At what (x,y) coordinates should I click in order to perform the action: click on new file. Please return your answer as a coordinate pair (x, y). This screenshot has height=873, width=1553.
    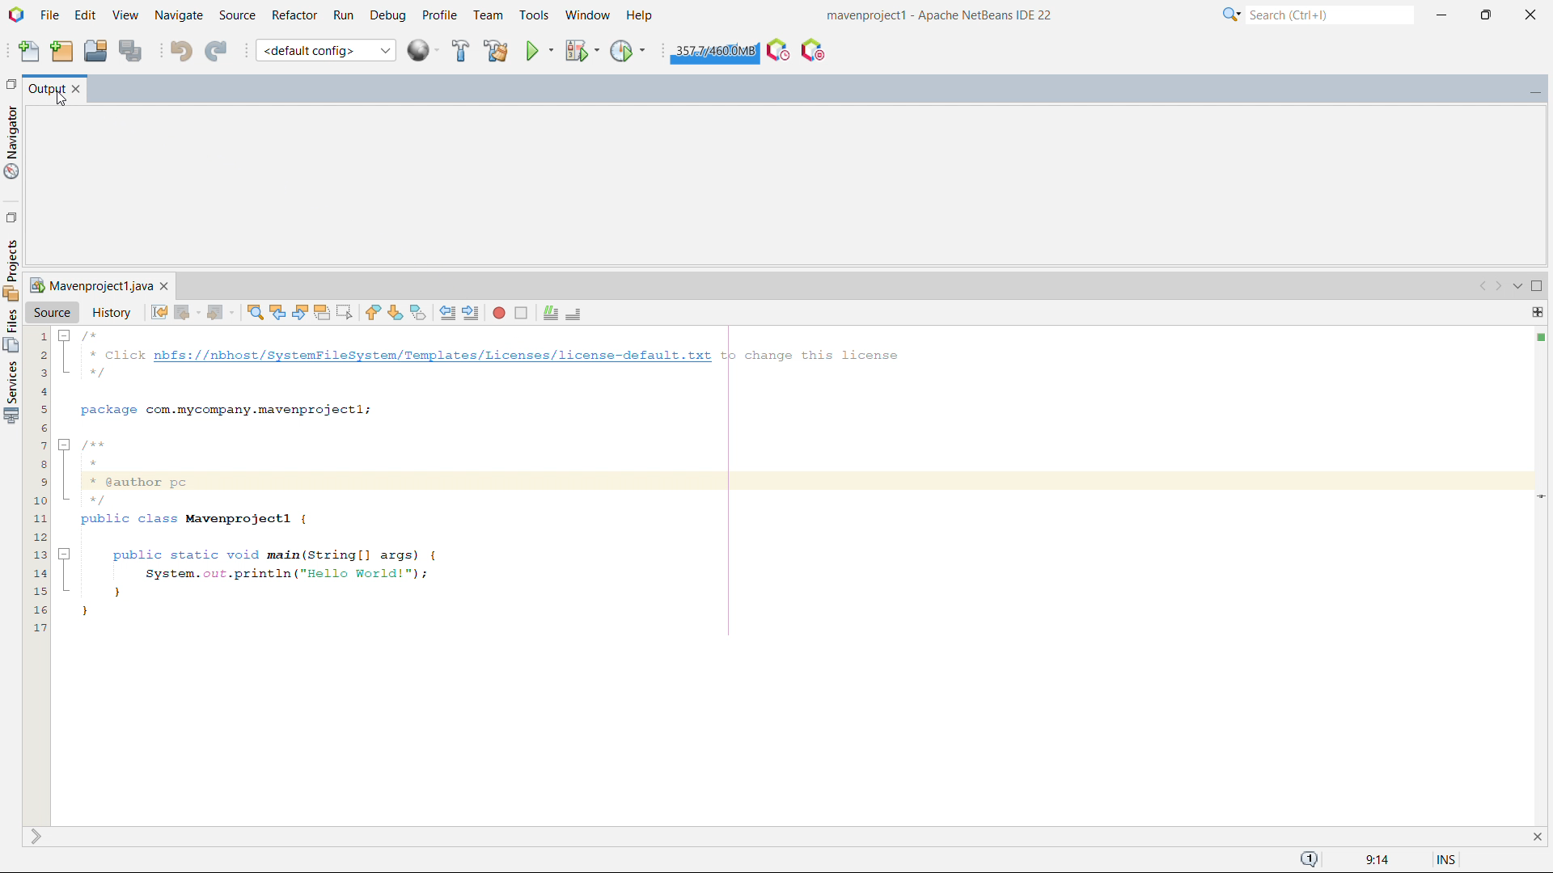
    Looking at the image, I should click on (30, 49).